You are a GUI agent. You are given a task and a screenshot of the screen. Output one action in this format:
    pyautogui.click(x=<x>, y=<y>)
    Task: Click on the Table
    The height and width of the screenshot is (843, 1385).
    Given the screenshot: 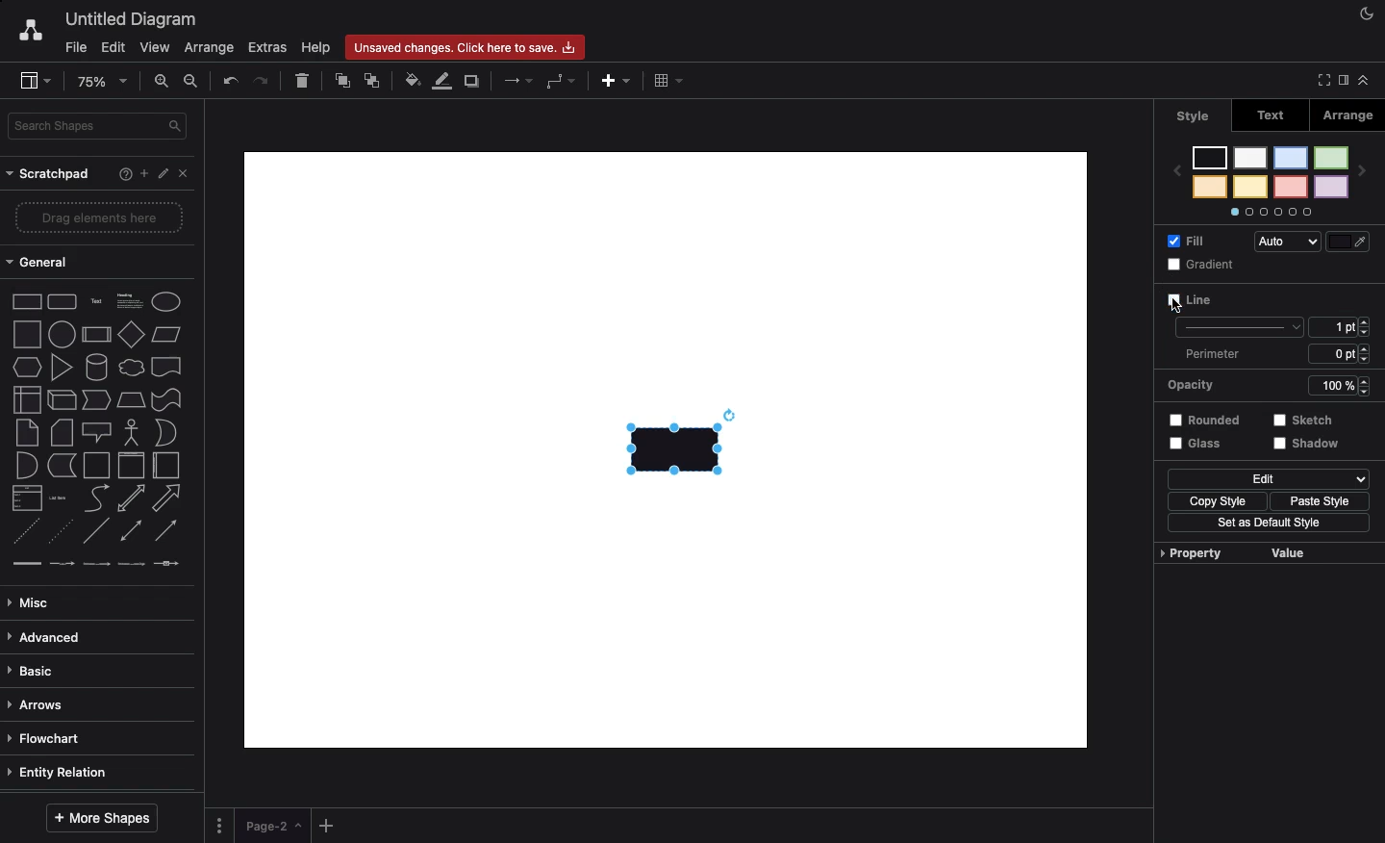 What is the action you would take?
    pyautogui.click(x=672, y=82)
    